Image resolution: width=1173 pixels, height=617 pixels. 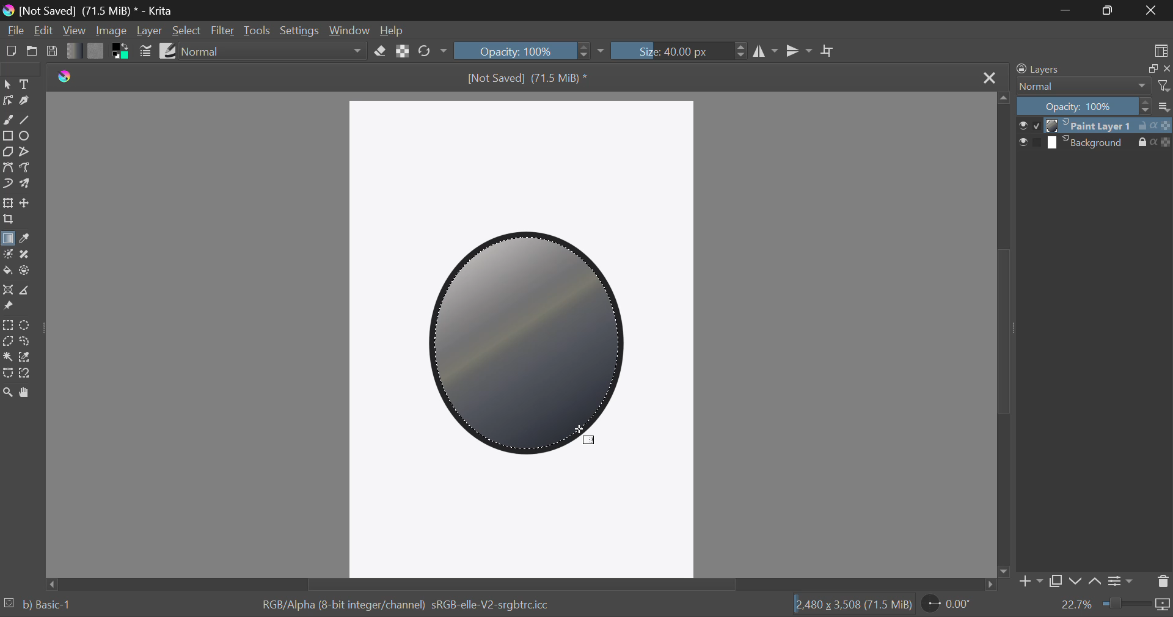 What do you see at coordinates (96, 51) in the screenshot?
I see `Pattern` at bounding box center [96, 51].